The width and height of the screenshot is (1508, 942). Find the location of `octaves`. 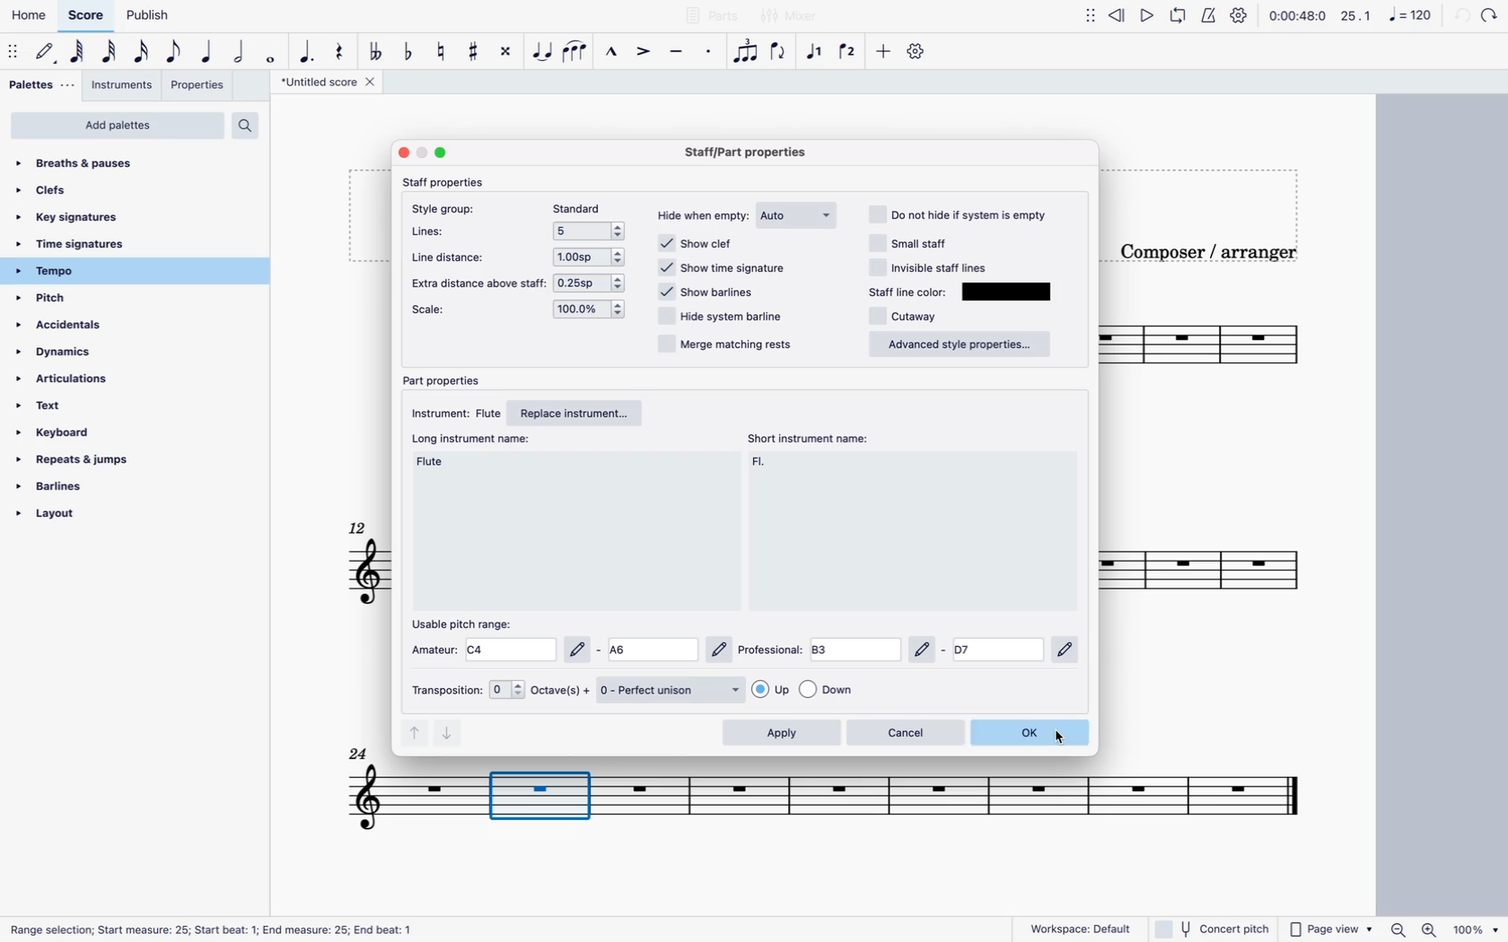

octaves is located at coordinates (561, 691).